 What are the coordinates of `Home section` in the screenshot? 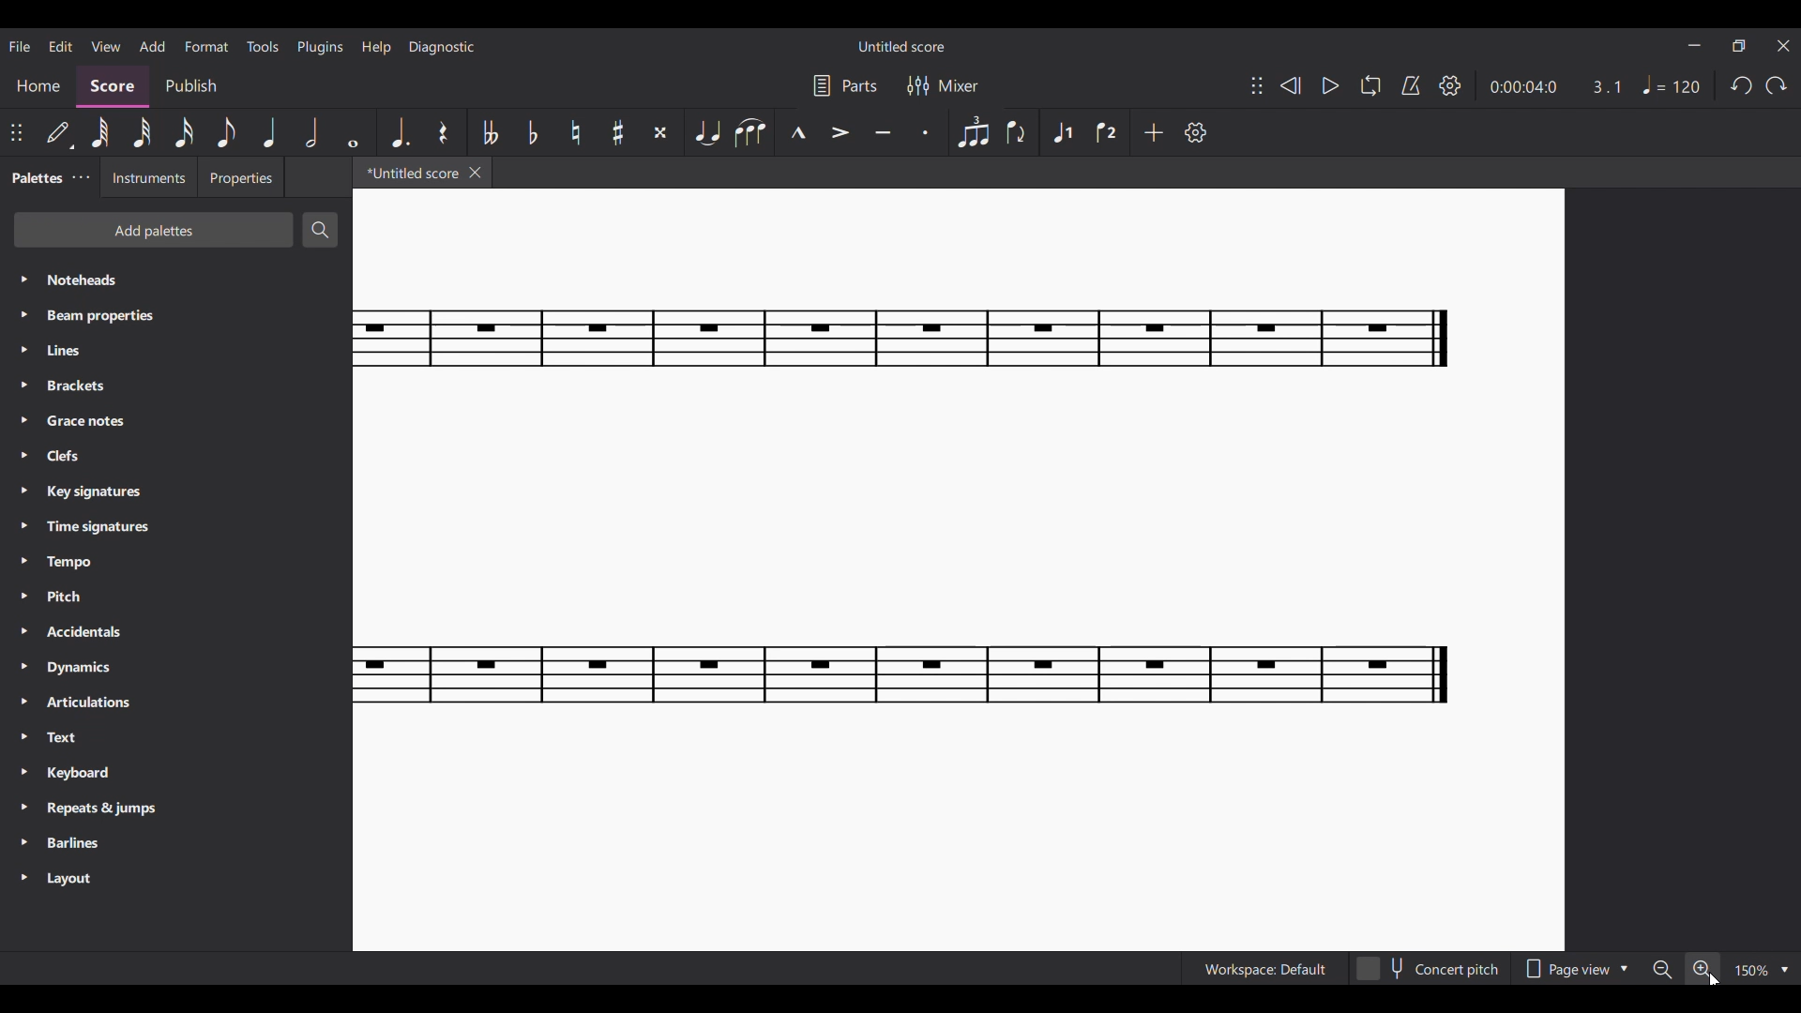 It's located at (38, 86).